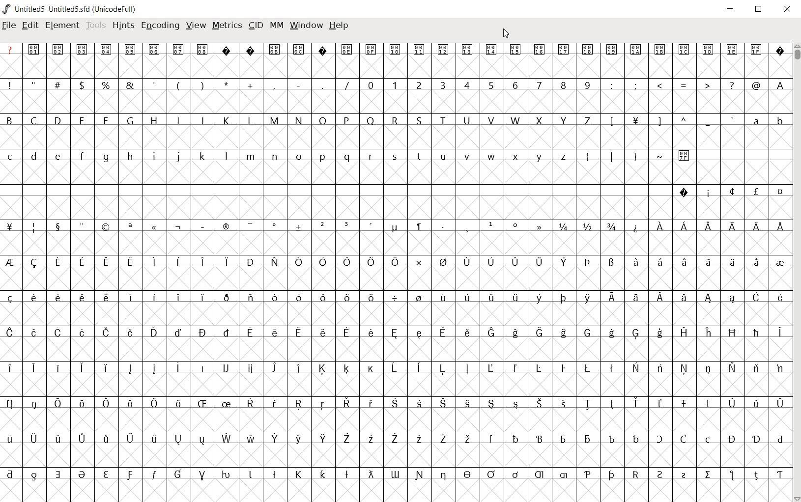 The height and width of the screenshot is (502, 801). I want to click on Symbol, so click(346, 369).